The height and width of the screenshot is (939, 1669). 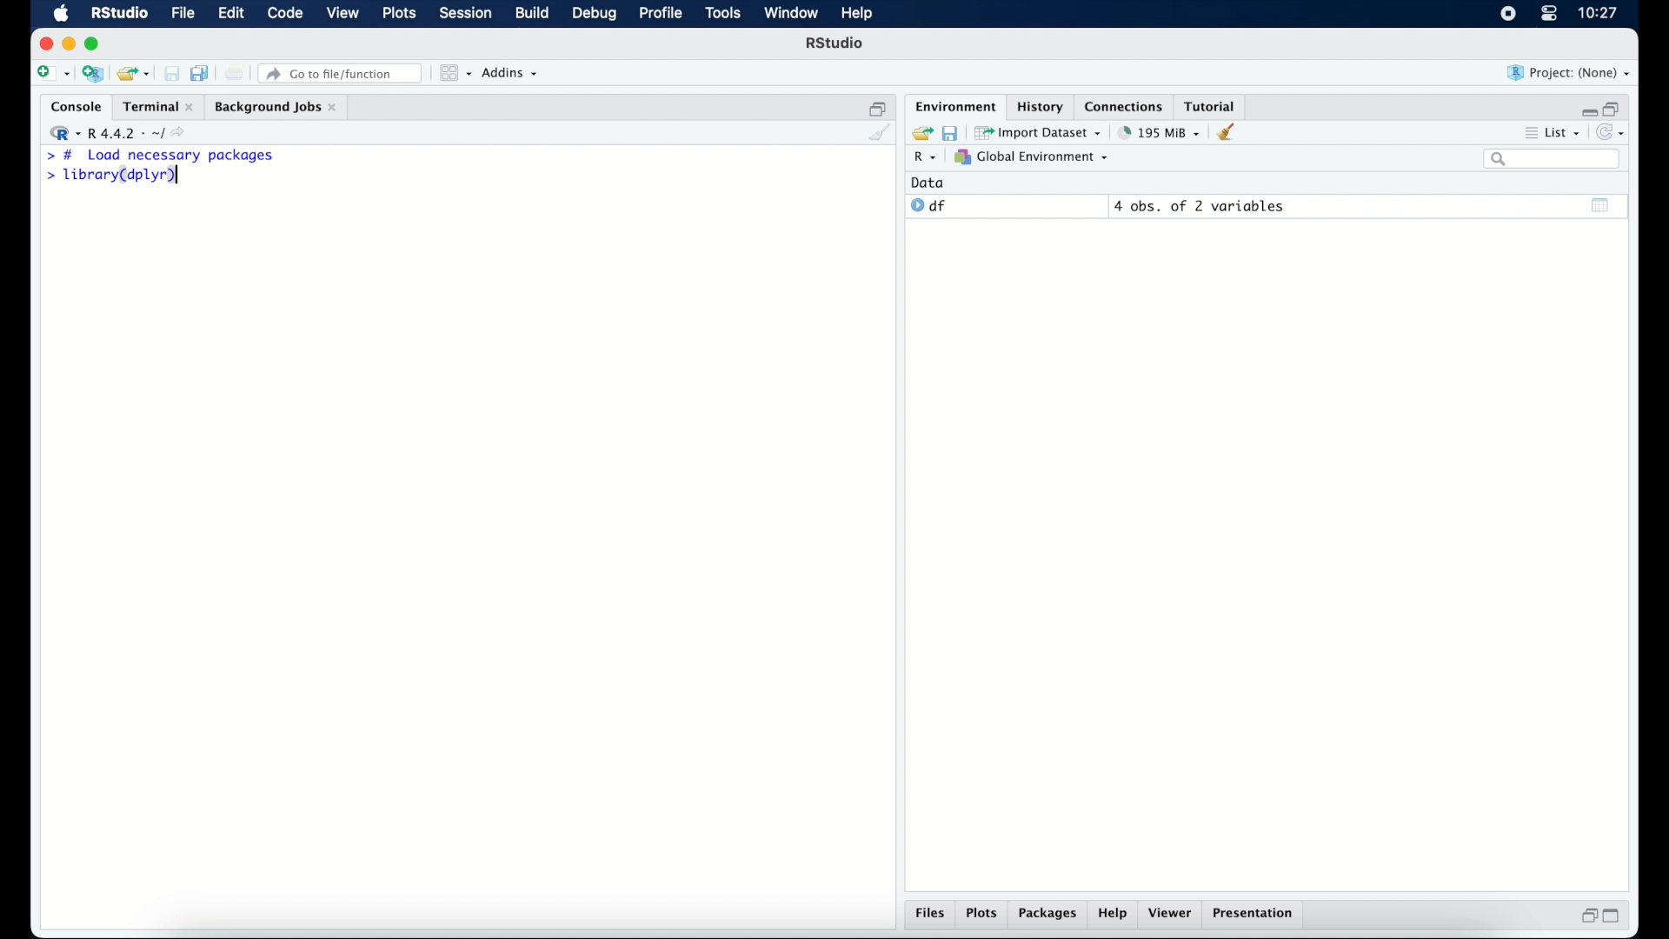 I want to click on search bar, so click(x=1551, y=160).